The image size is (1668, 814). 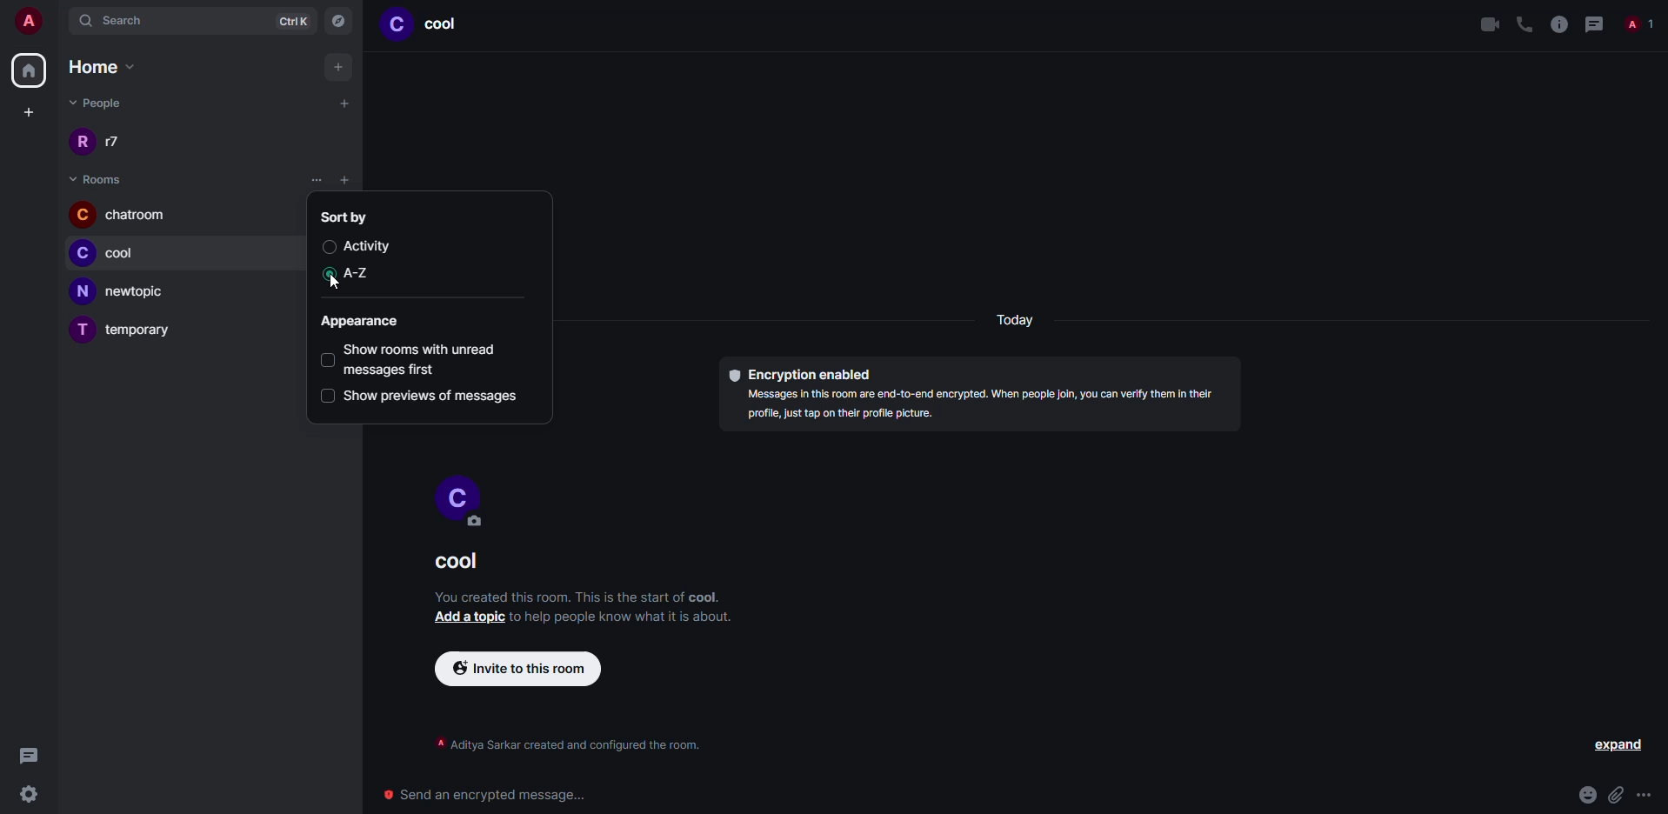 I want to click on newtopic, so click(x=135, y=288).